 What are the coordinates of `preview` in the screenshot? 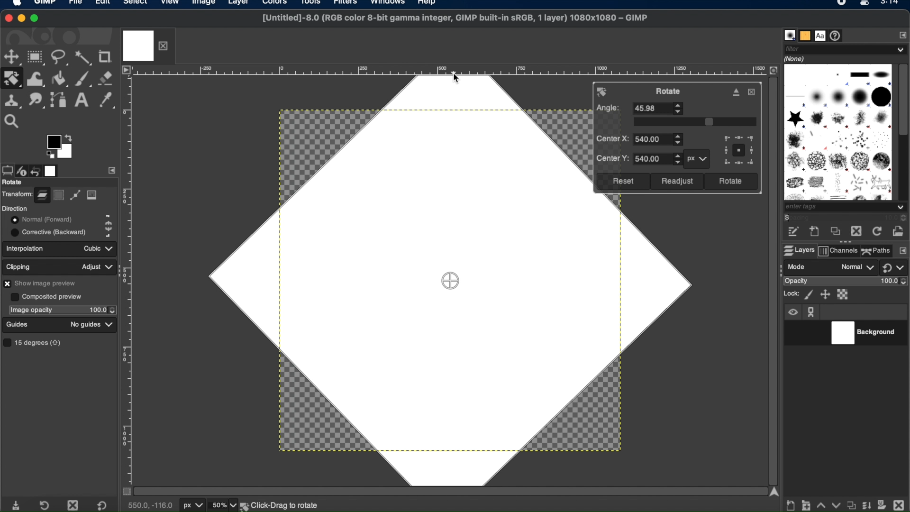 It's located at (738, 151).